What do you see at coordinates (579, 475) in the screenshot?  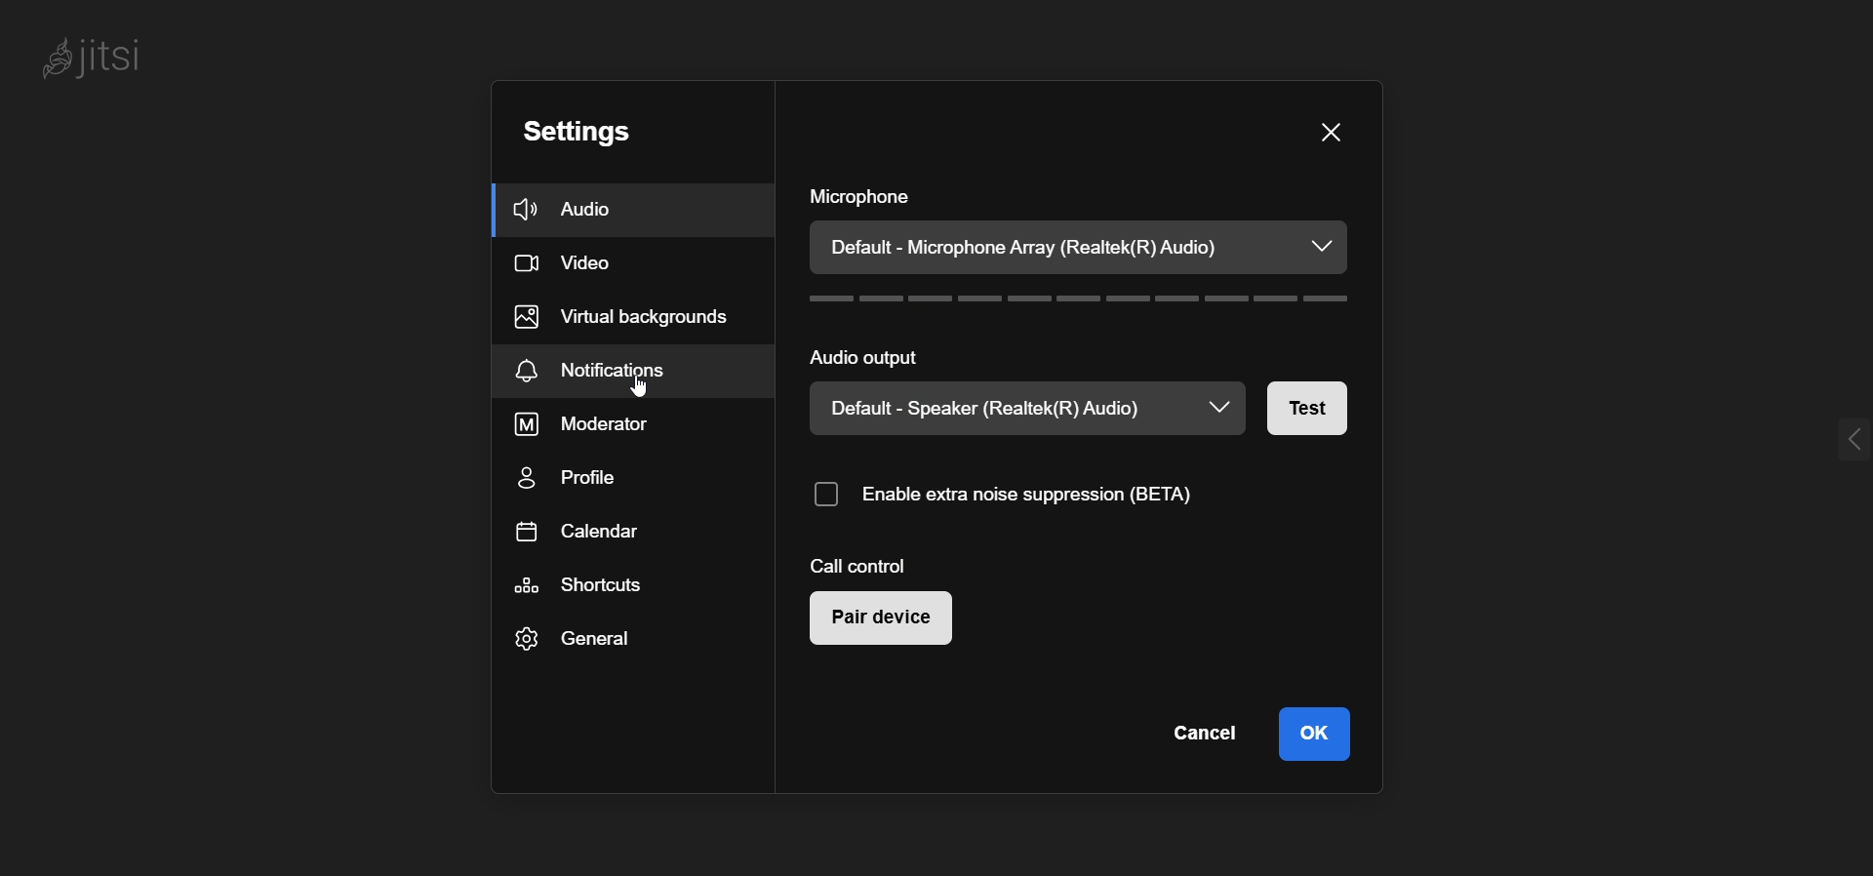 I see `profile` at bounding box center [579, 475].